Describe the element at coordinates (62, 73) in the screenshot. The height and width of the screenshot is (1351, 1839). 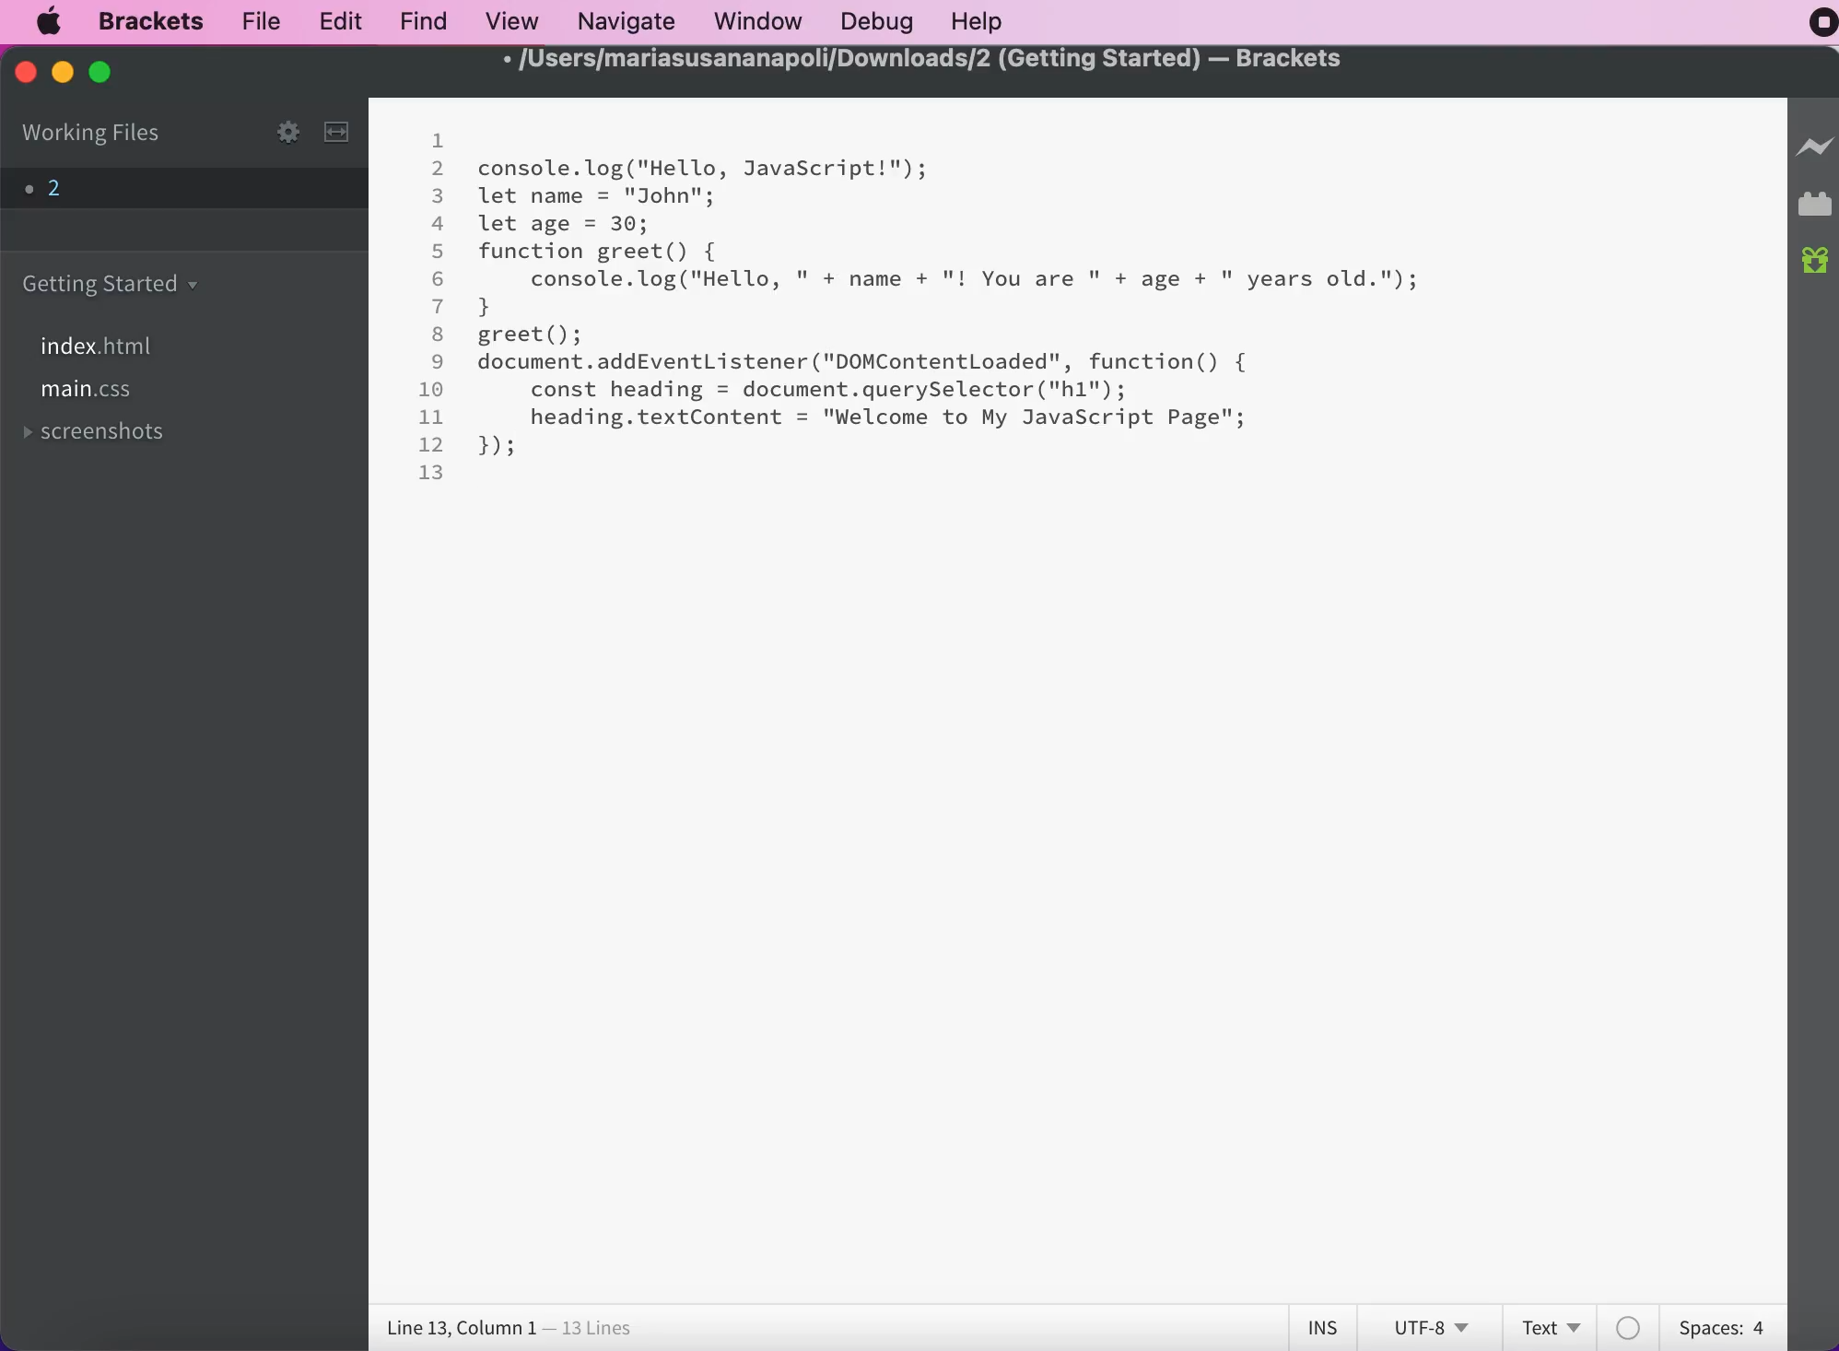
I see `minimize` at that location.